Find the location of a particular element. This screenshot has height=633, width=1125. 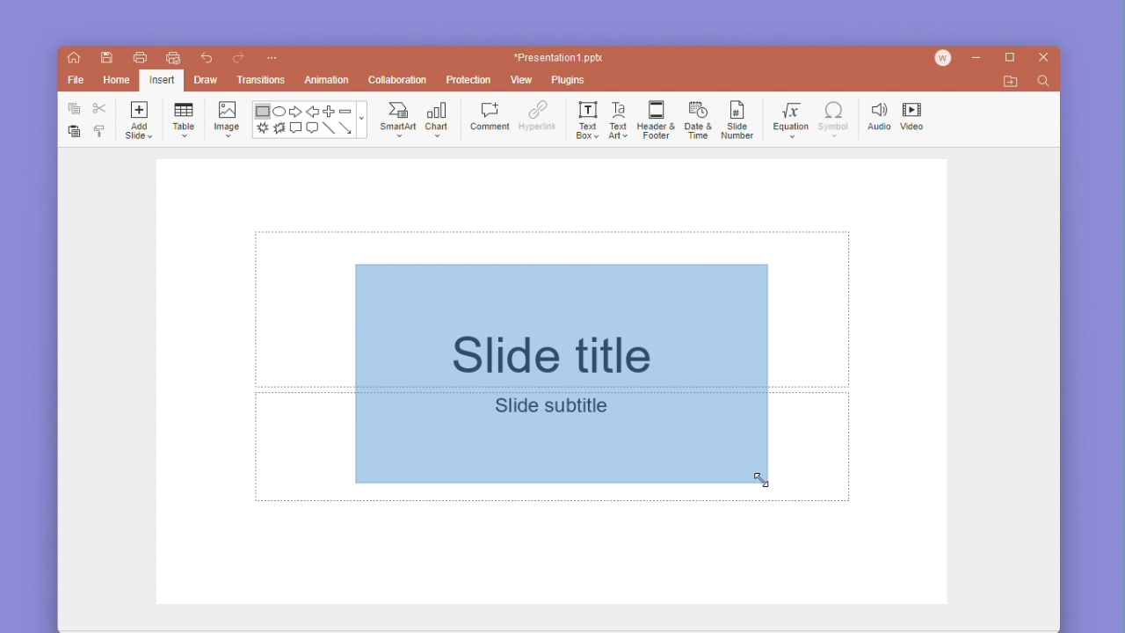

plugins is located at coordinates (573, 81).